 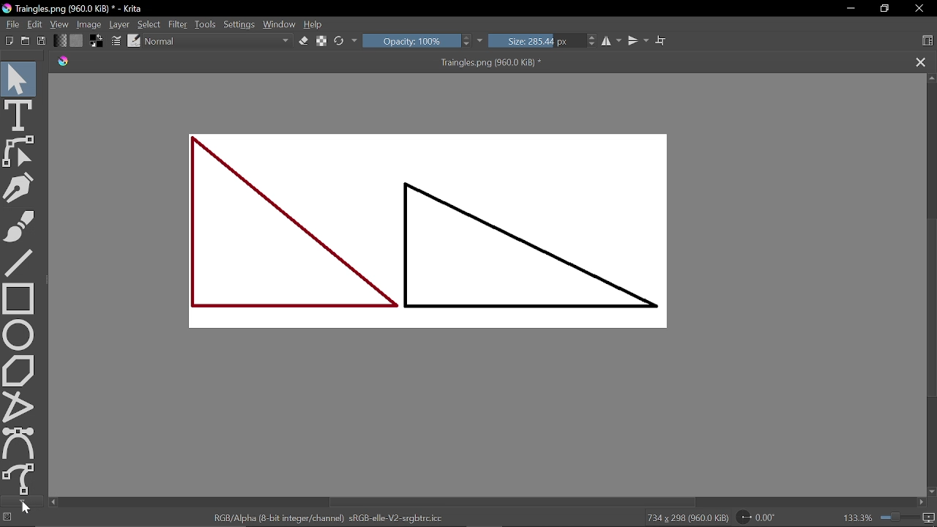 What do you see at coordinates (95, 41) in the screenshot?
I see `Foreground color` at bounding box center [95, 41].